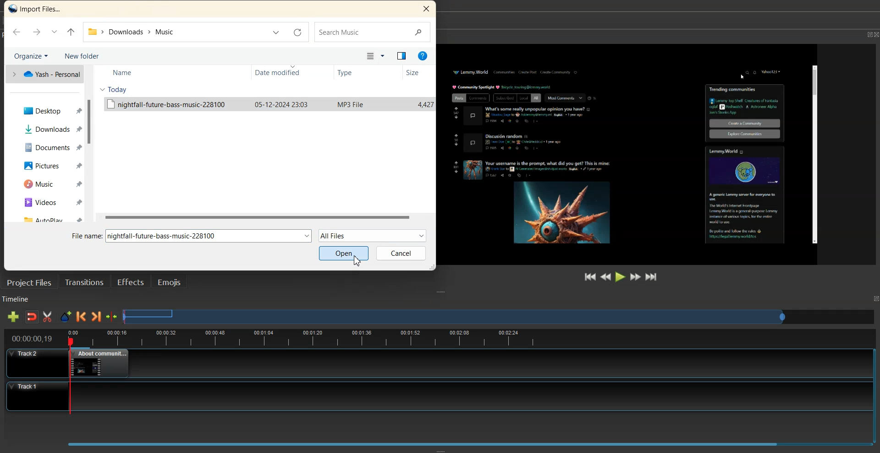  Describe the element at coordinates (652, 276) in the screenshot. I see `Jump to End` at that location.